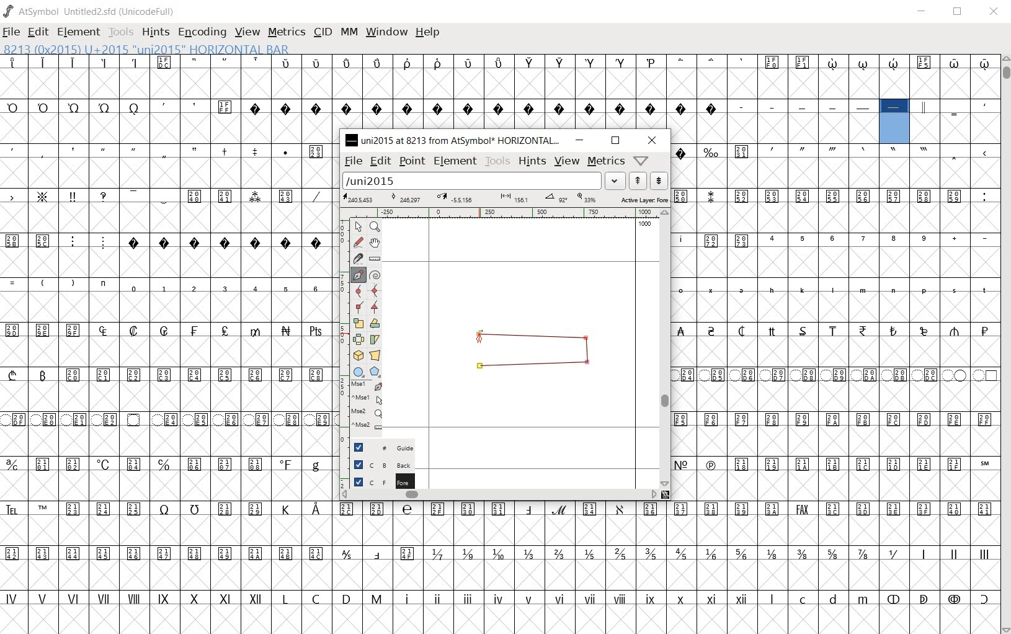 The height and width of the screenshot is (634, 1011). I want to click on scrollbar, so click(667, 349).